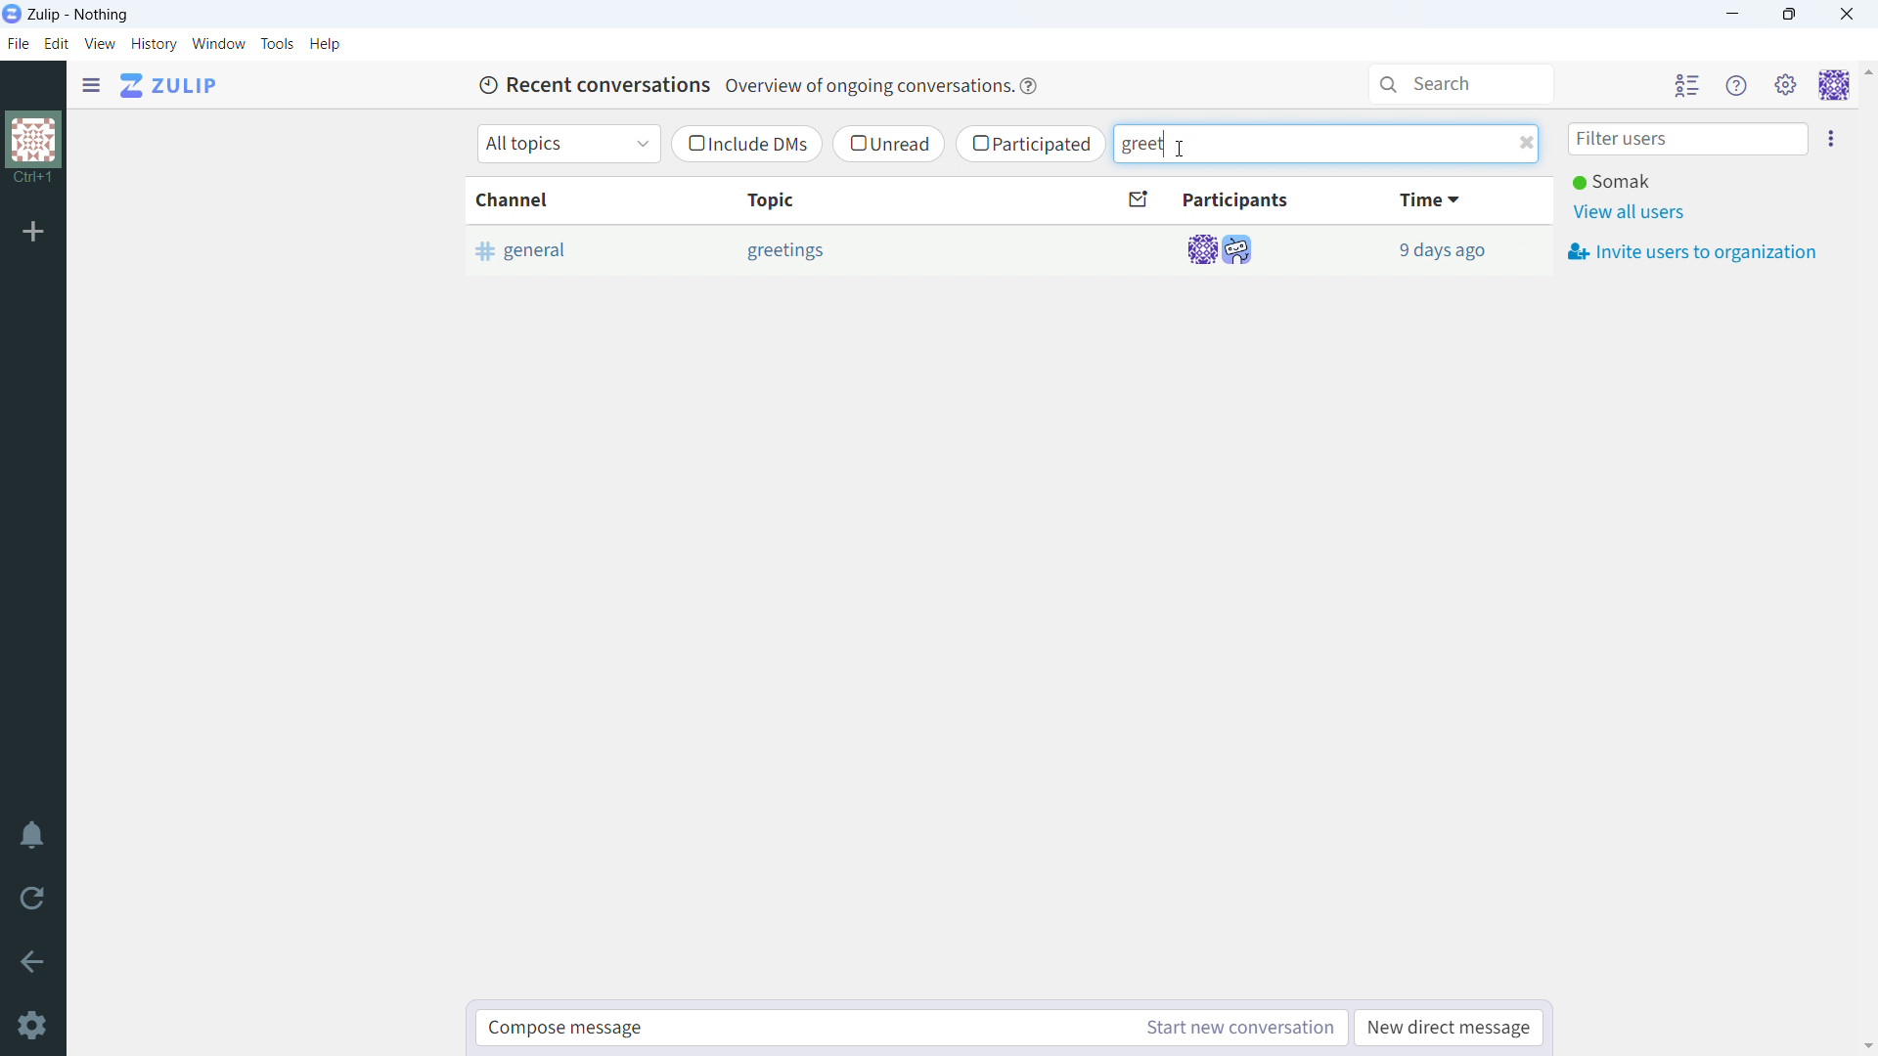 The image size is (1878, 1056). Describe the element at coordinates (592, 83) in the screenshot. I see `Recent conversations` at that location.